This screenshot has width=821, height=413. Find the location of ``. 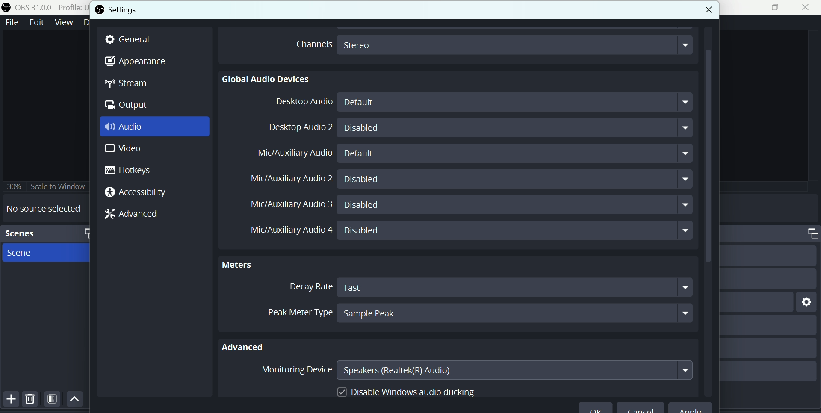

 is located at coordinates (9, 400).